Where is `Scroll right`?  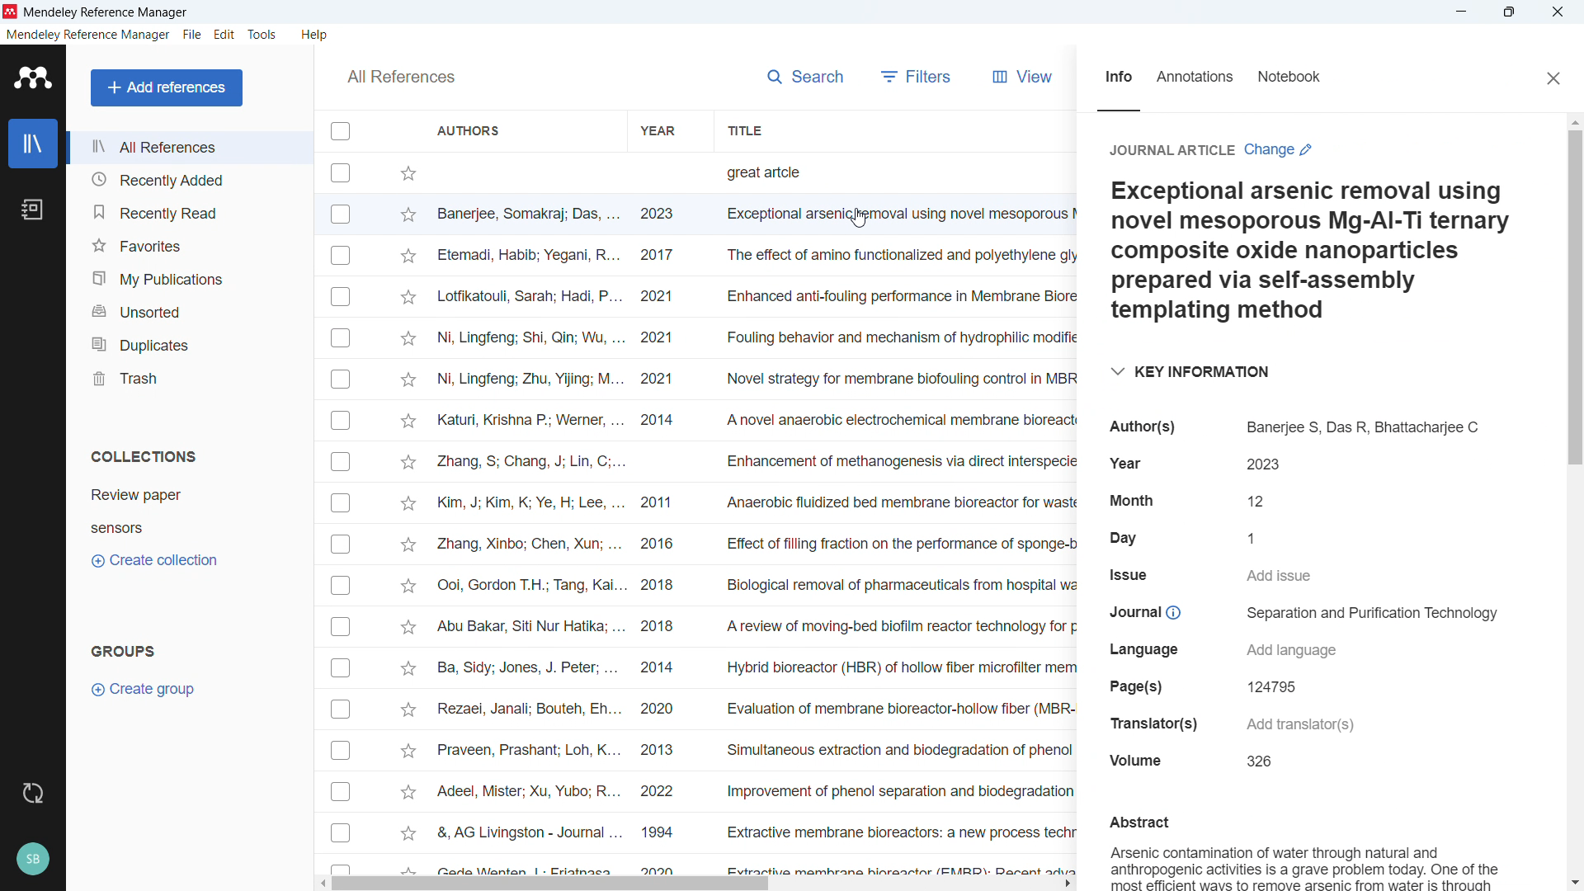
Scroll right is located at coordinates (1067, 884).